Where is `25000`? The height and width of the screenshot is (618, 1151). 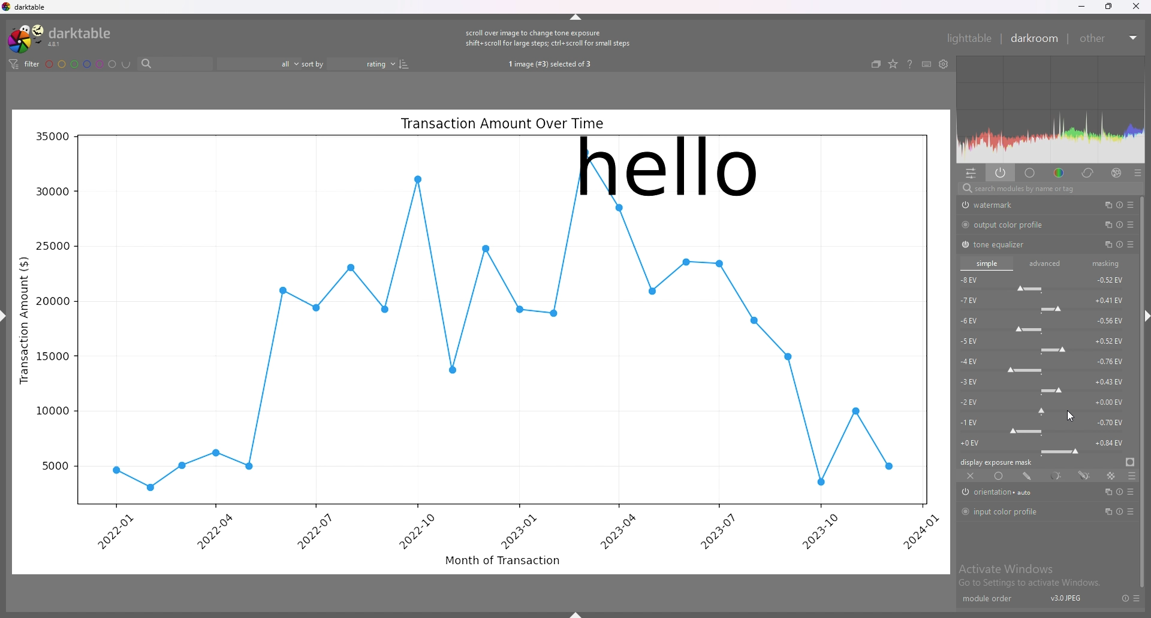 25000 is located at coordinates (52, 245).